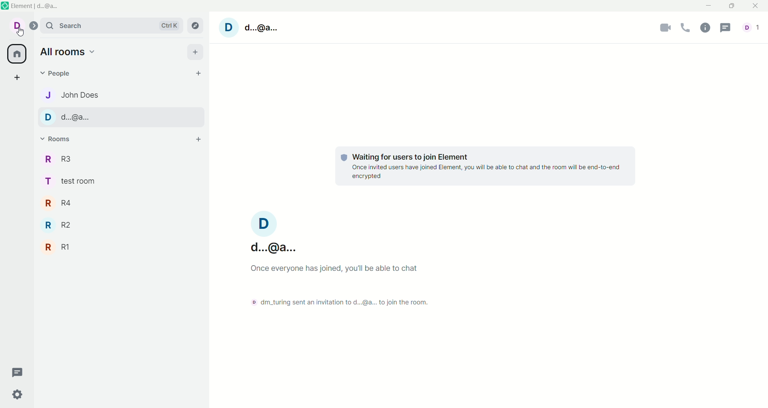  I want to click on explore rooms, so click(198, 25).